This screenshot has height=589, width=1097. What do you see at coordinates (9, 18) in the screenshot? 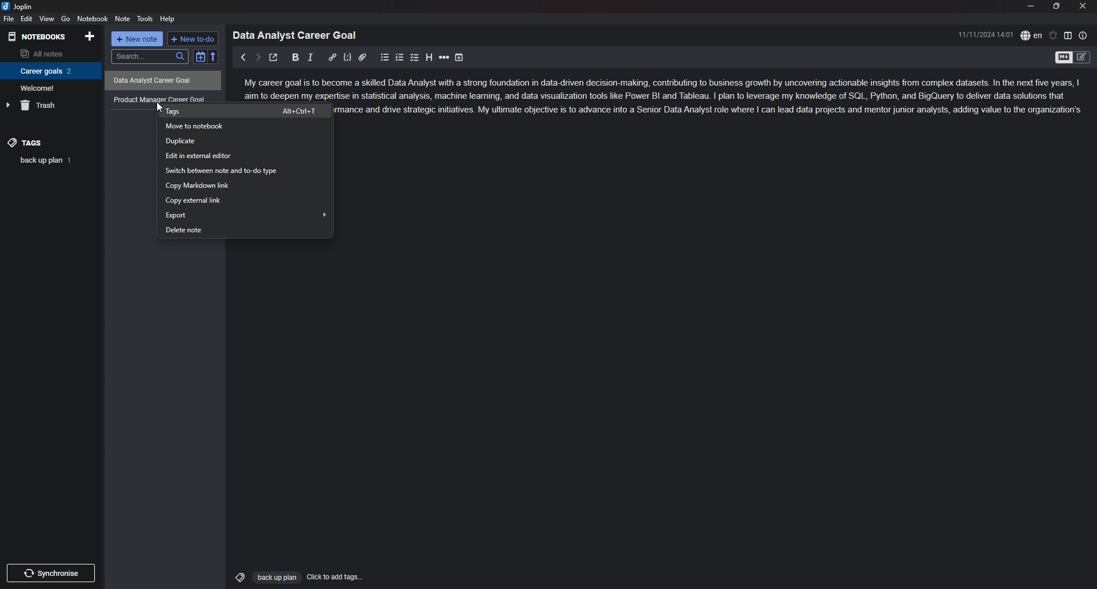
I see `file` at bounding box center [9, 18].